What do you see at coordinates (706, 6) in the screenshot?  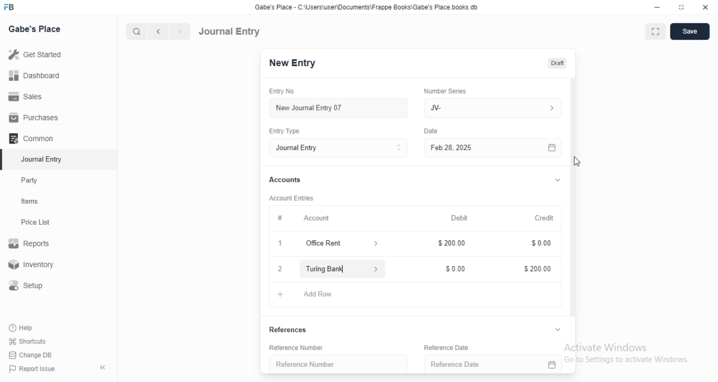 I see `close` at bounding box center [706, 6].